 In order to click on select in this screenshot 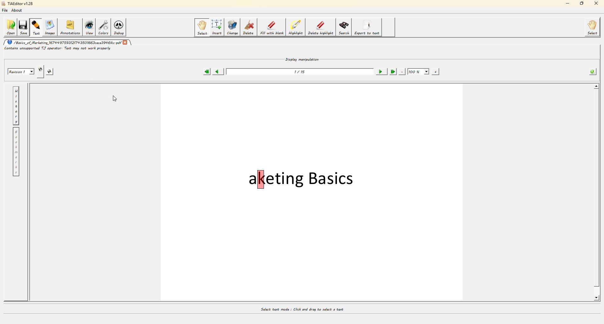, I will do `click(593, 28)`.